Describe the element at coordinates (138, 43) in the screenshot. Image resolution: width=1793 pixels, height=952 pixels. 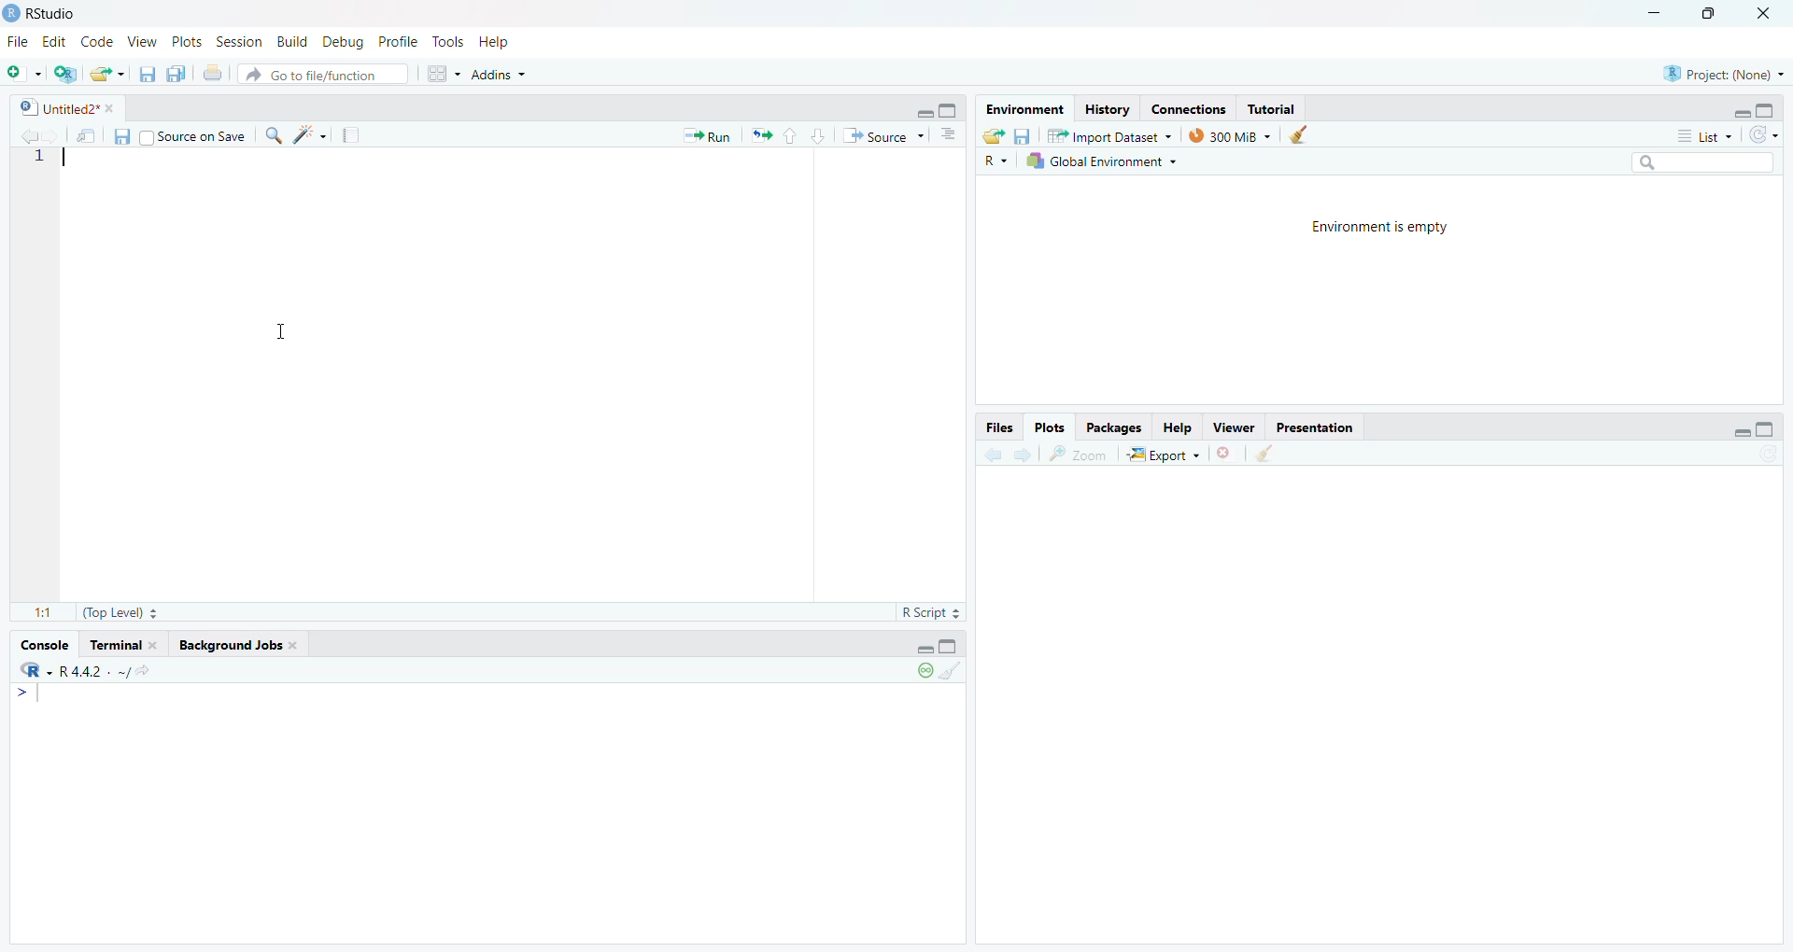
I see `View` at that location.